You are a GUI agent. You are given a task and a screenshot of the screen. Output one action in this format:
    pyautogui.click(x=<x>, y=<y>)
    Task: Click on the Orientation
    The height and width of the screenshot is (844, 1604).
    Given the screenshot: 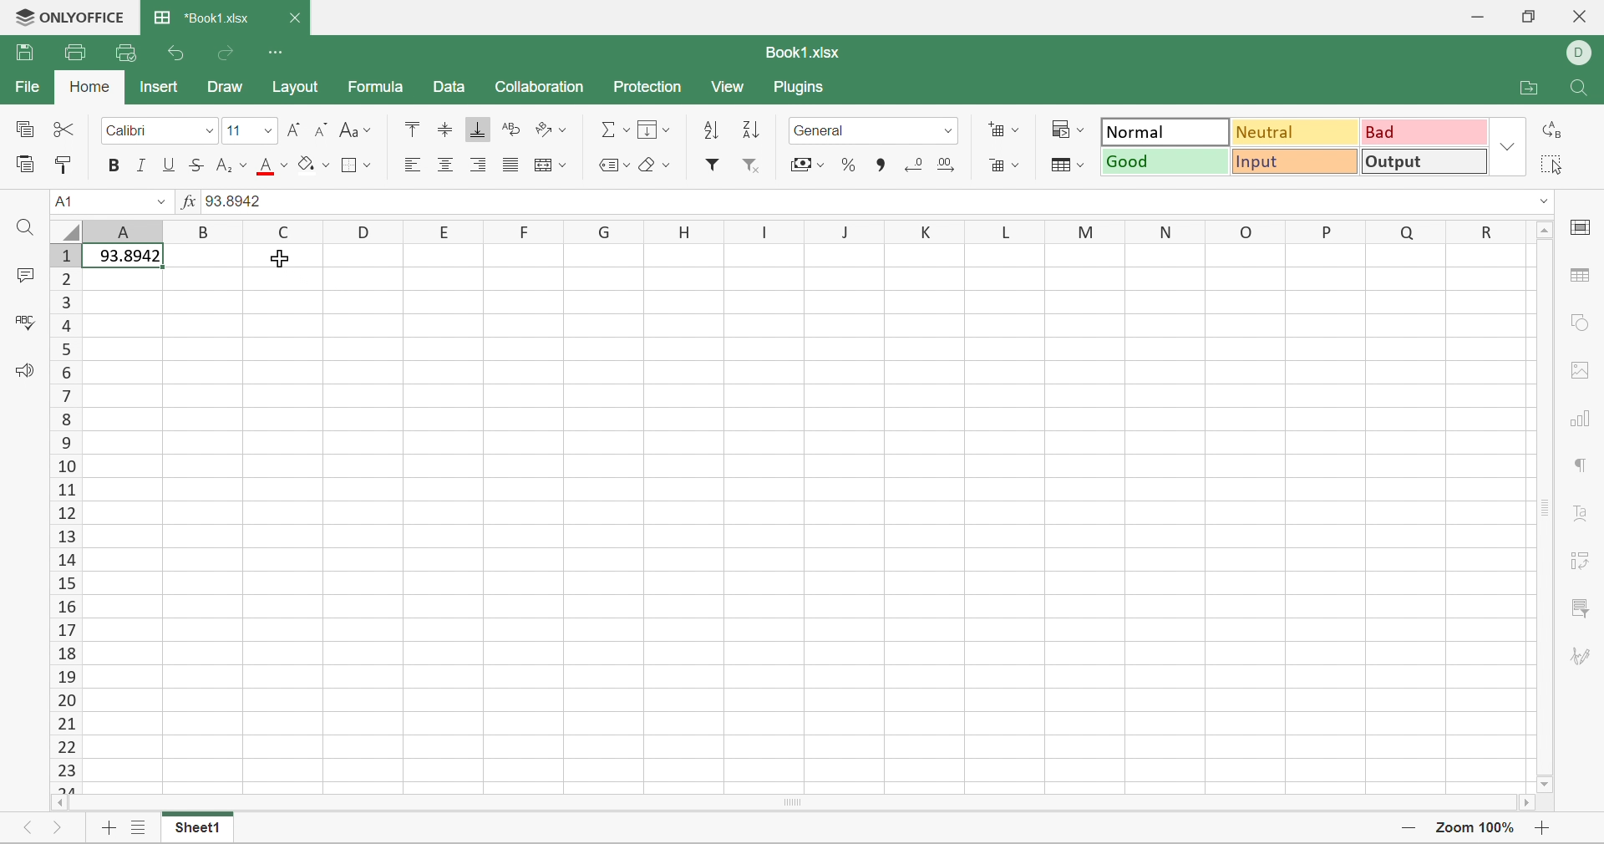 What is the action you would take?
    pyautogui.click(x=546, y=130)
    